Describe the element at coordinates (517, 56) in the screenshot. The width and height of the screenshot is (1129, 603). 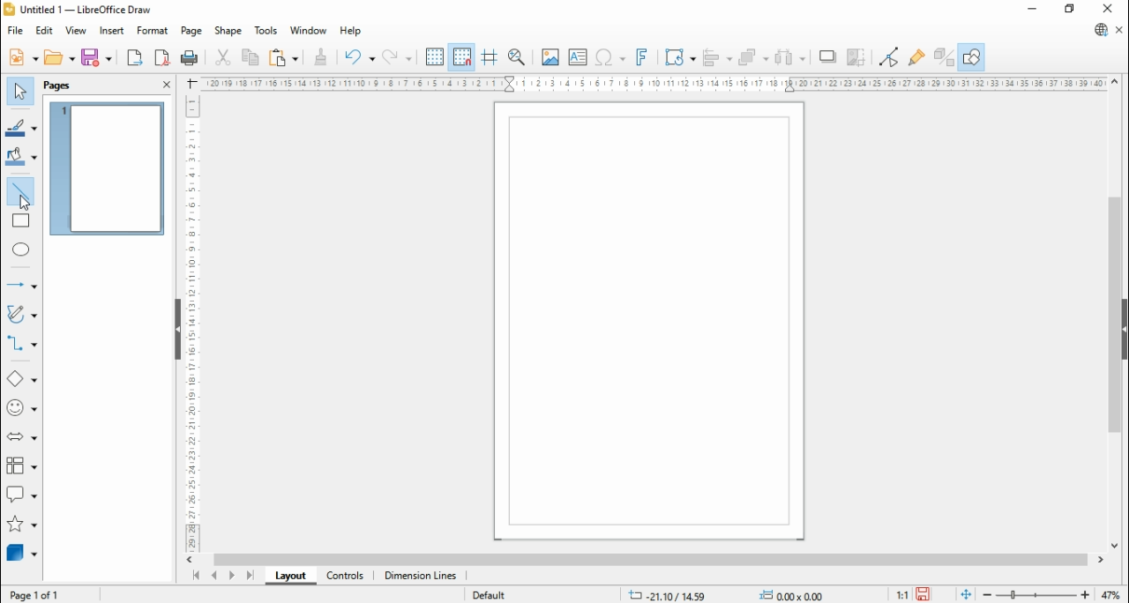
I see `pan and zoom` at that location.